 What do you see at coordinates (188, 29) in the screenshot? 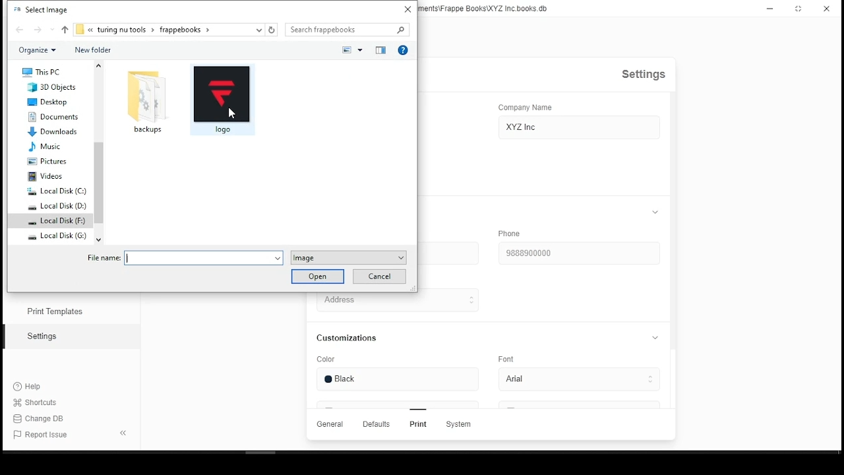
I see `frappebooks` at bounding box center [188, 29].